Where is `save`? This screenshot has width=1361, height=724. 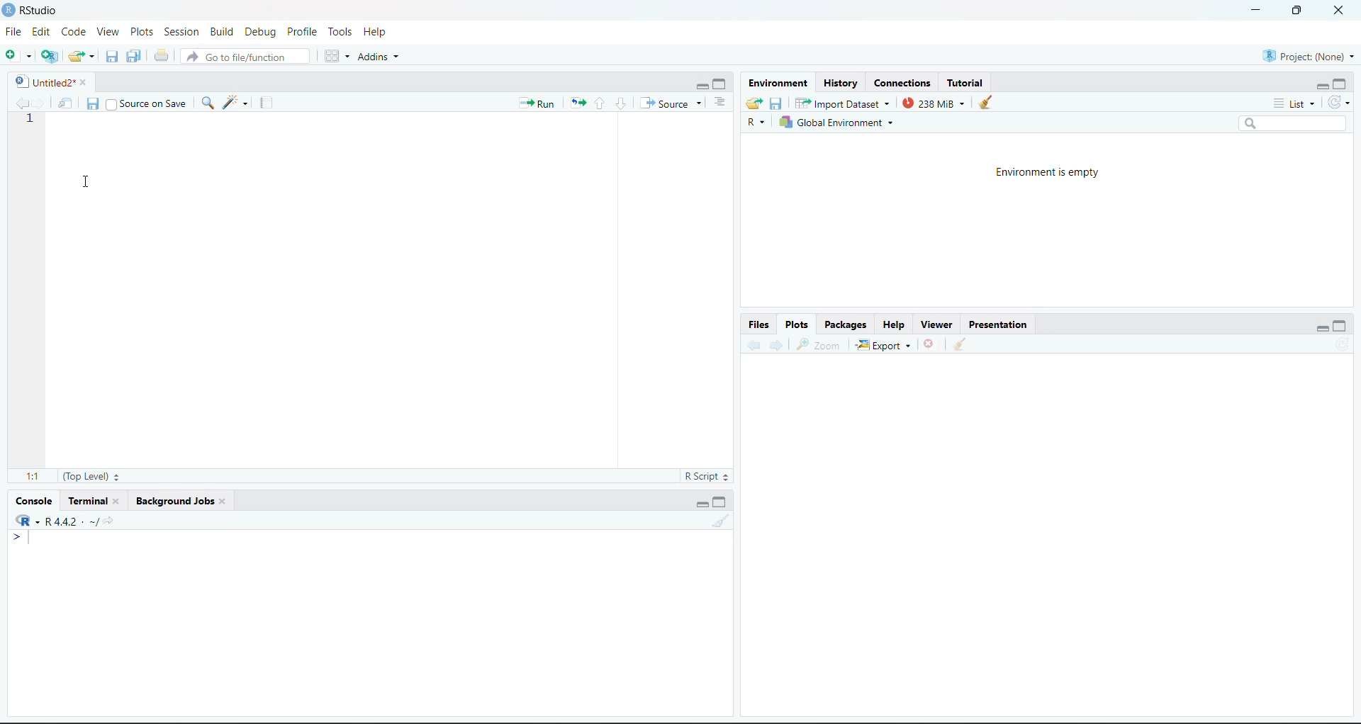
save is located at coordinates (93, 104).